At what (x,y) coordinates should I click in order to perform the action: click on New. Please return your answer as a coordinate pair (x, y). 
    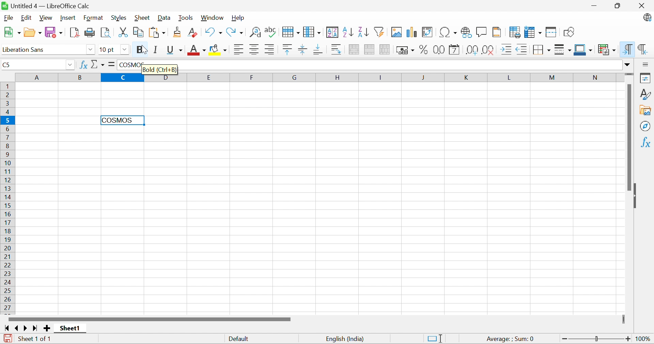
    Looking at the image, I should click on (11, 32).